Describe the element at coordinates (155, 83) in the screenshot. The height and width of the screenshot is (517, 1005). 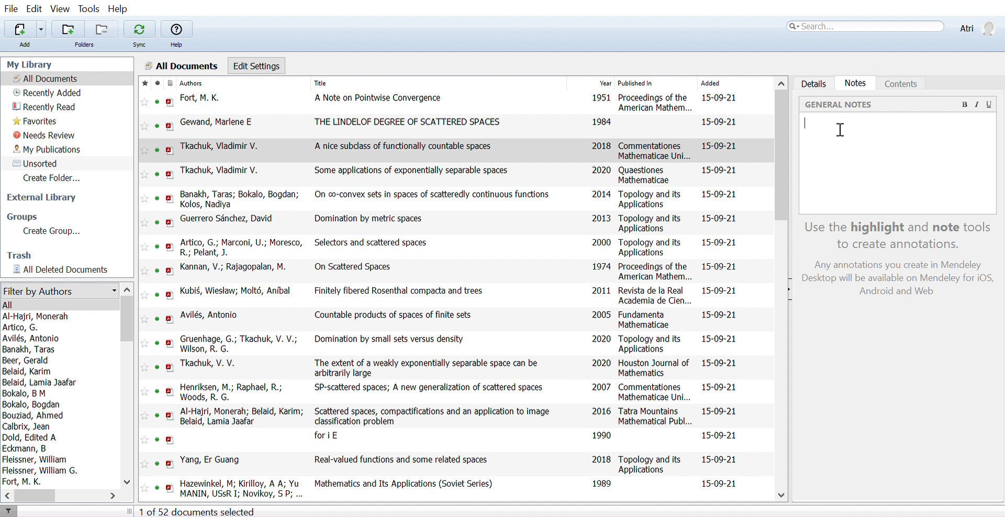
I see `mark as read/ unread` at that location.